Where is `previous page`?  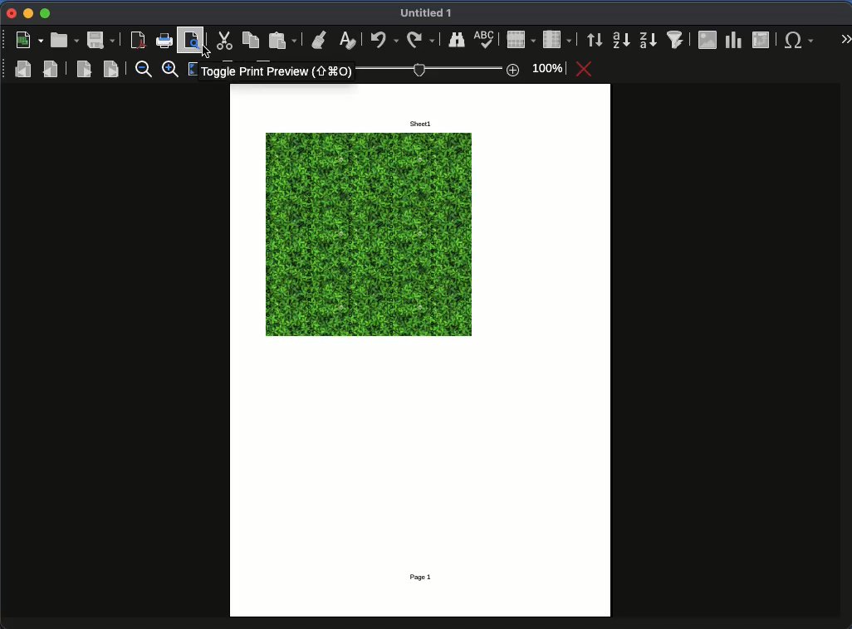 previous page is located at coordinates (51, 68).